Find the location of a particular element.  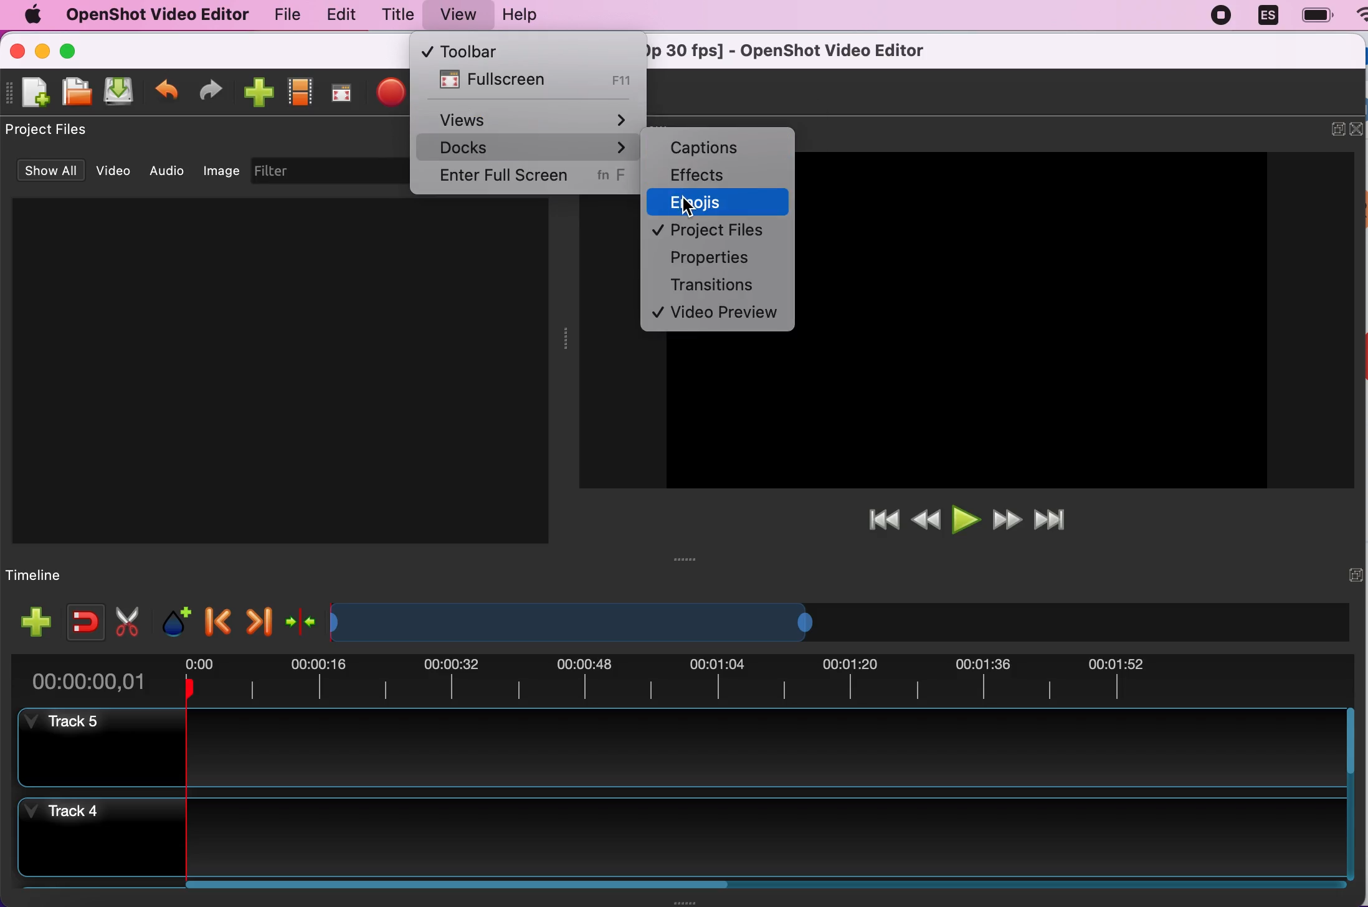

image is located at coordinates (222, 169).